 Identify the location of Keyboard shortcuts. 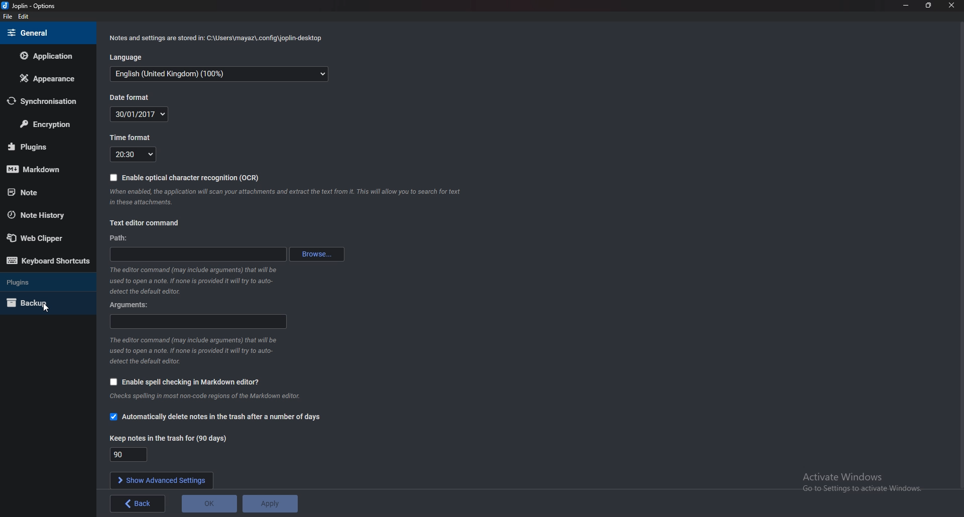
(46, 261).